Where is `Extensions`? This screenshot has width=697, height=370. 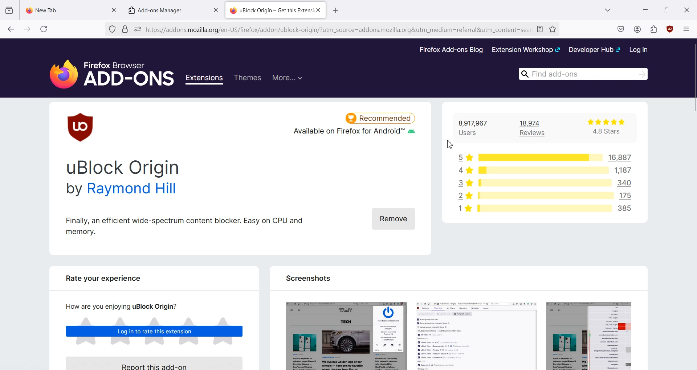
Extensions is located at coordinates (655, 29).